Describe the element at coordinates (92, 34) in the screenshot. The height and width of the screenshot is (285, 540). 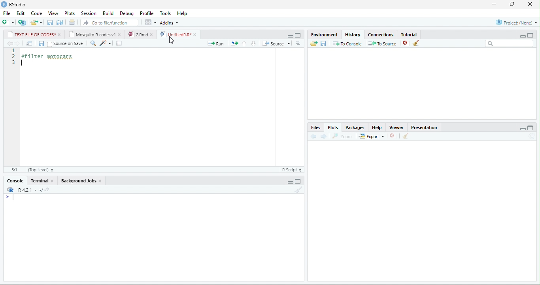
I see `Mosquito R codes.v1` at that location.